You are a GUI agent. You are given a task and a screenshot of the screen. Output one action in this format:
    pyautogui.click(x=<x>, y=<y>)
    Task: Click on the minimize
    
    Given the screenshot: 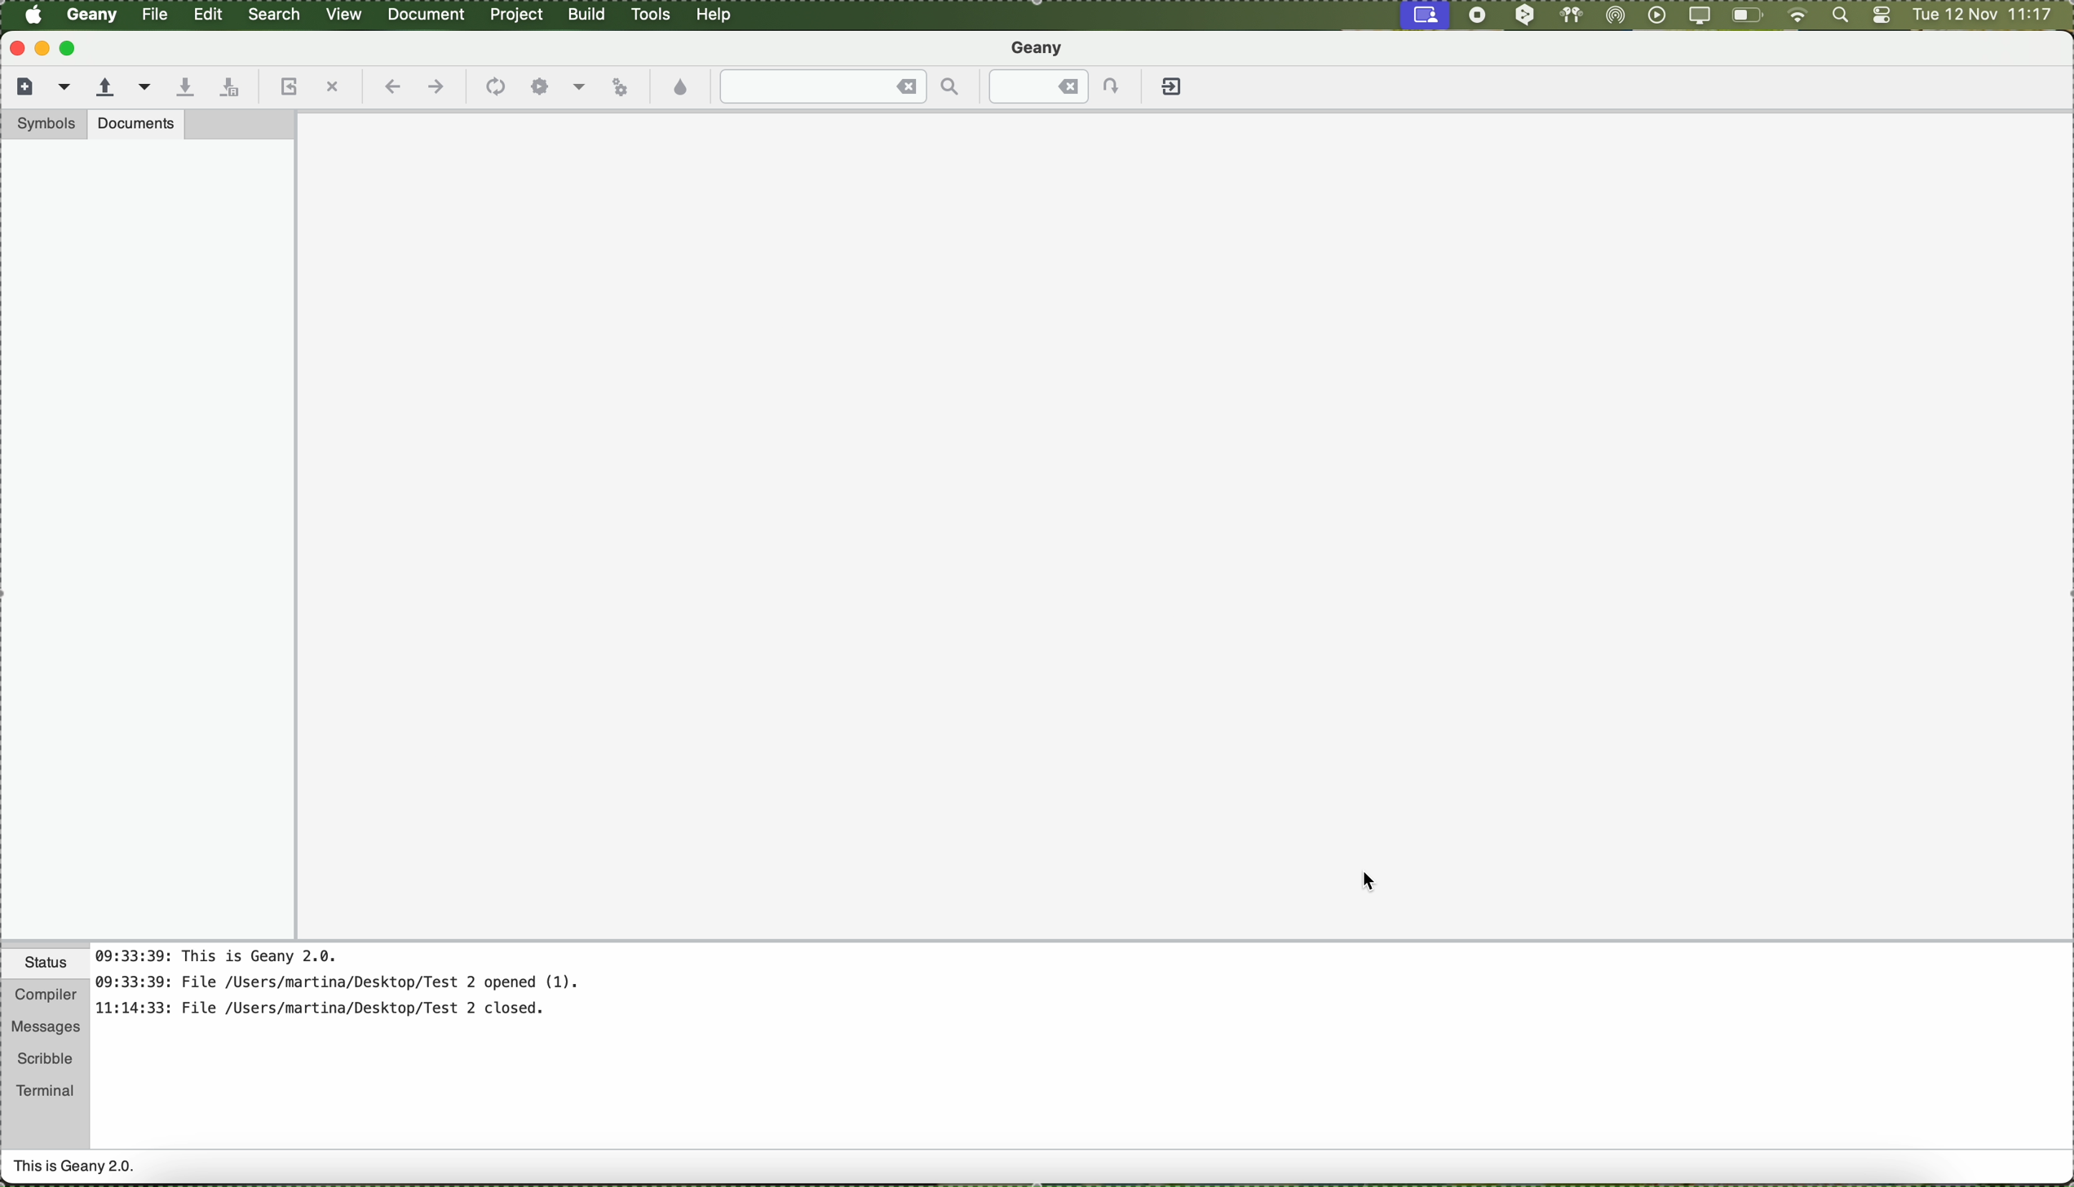 What is the action you would take?
    pyautogui.click(x=42, y=48)
    